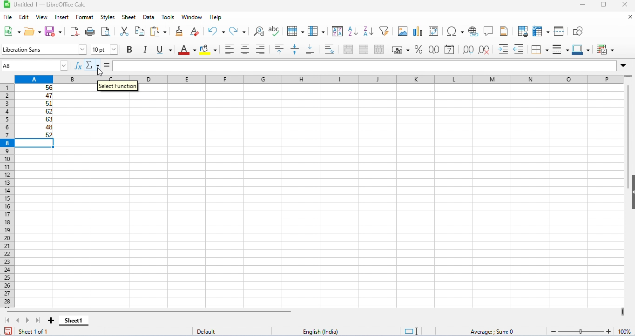 The image size is (635, 336). Describe the element at coordinates (275, 31) in the screenshot. I see `spelling` at that location.